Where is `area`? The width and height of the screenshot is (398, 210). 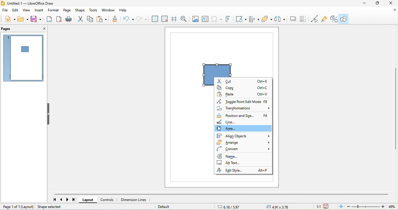 area is located at coordinates (244, 129).